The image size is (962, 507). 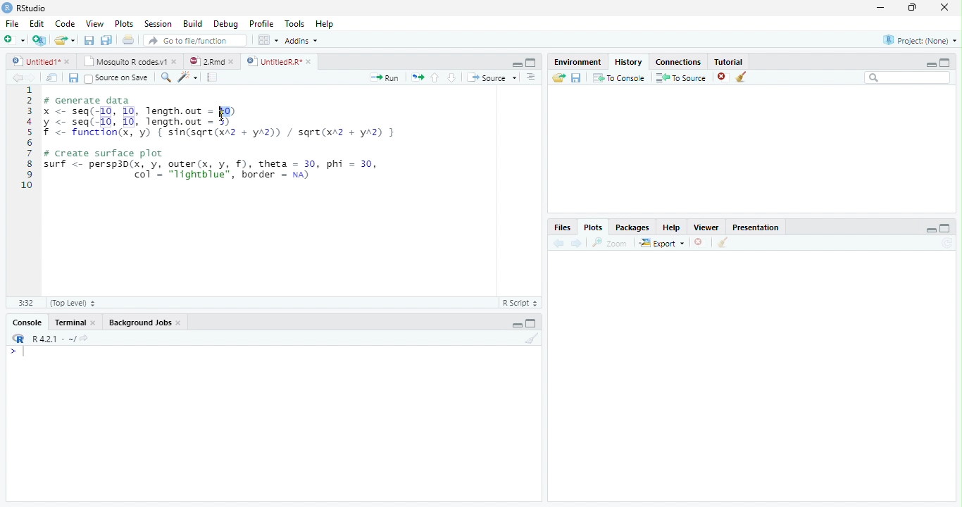 I want to click on Remove the selected history entries, so click(x=723, y=77).